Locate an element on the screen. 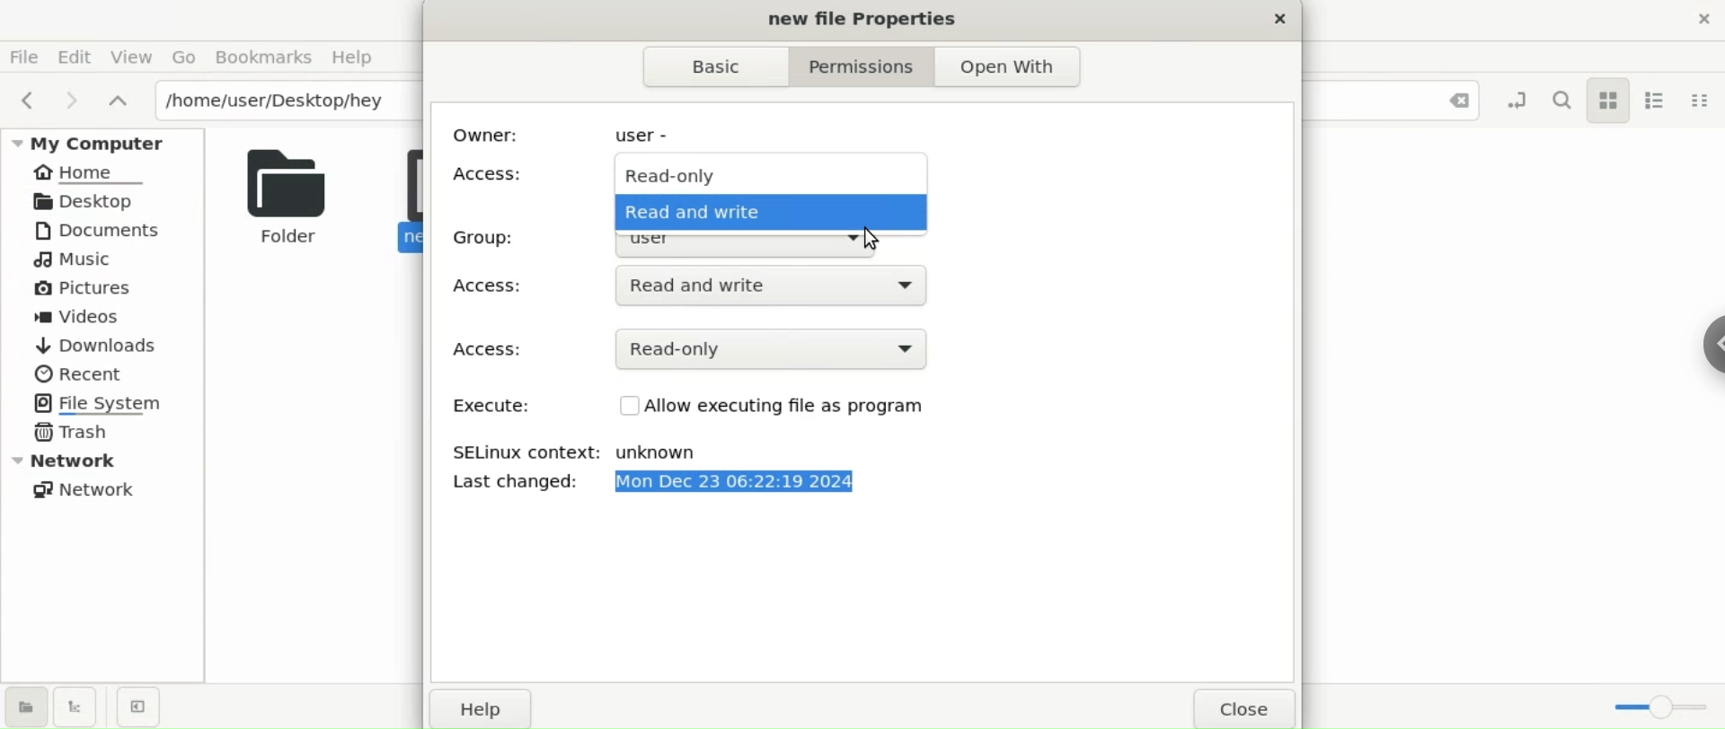  lis view is located at coordinates (1660, 98).